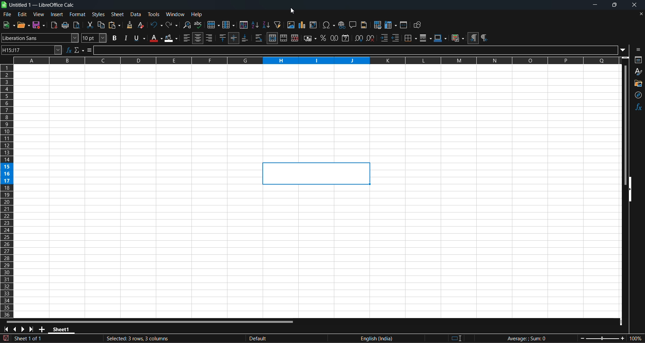  What do you see at coordinates (90, 25) in the screenshot?
I see `cut` at bounding box center [90, 25].